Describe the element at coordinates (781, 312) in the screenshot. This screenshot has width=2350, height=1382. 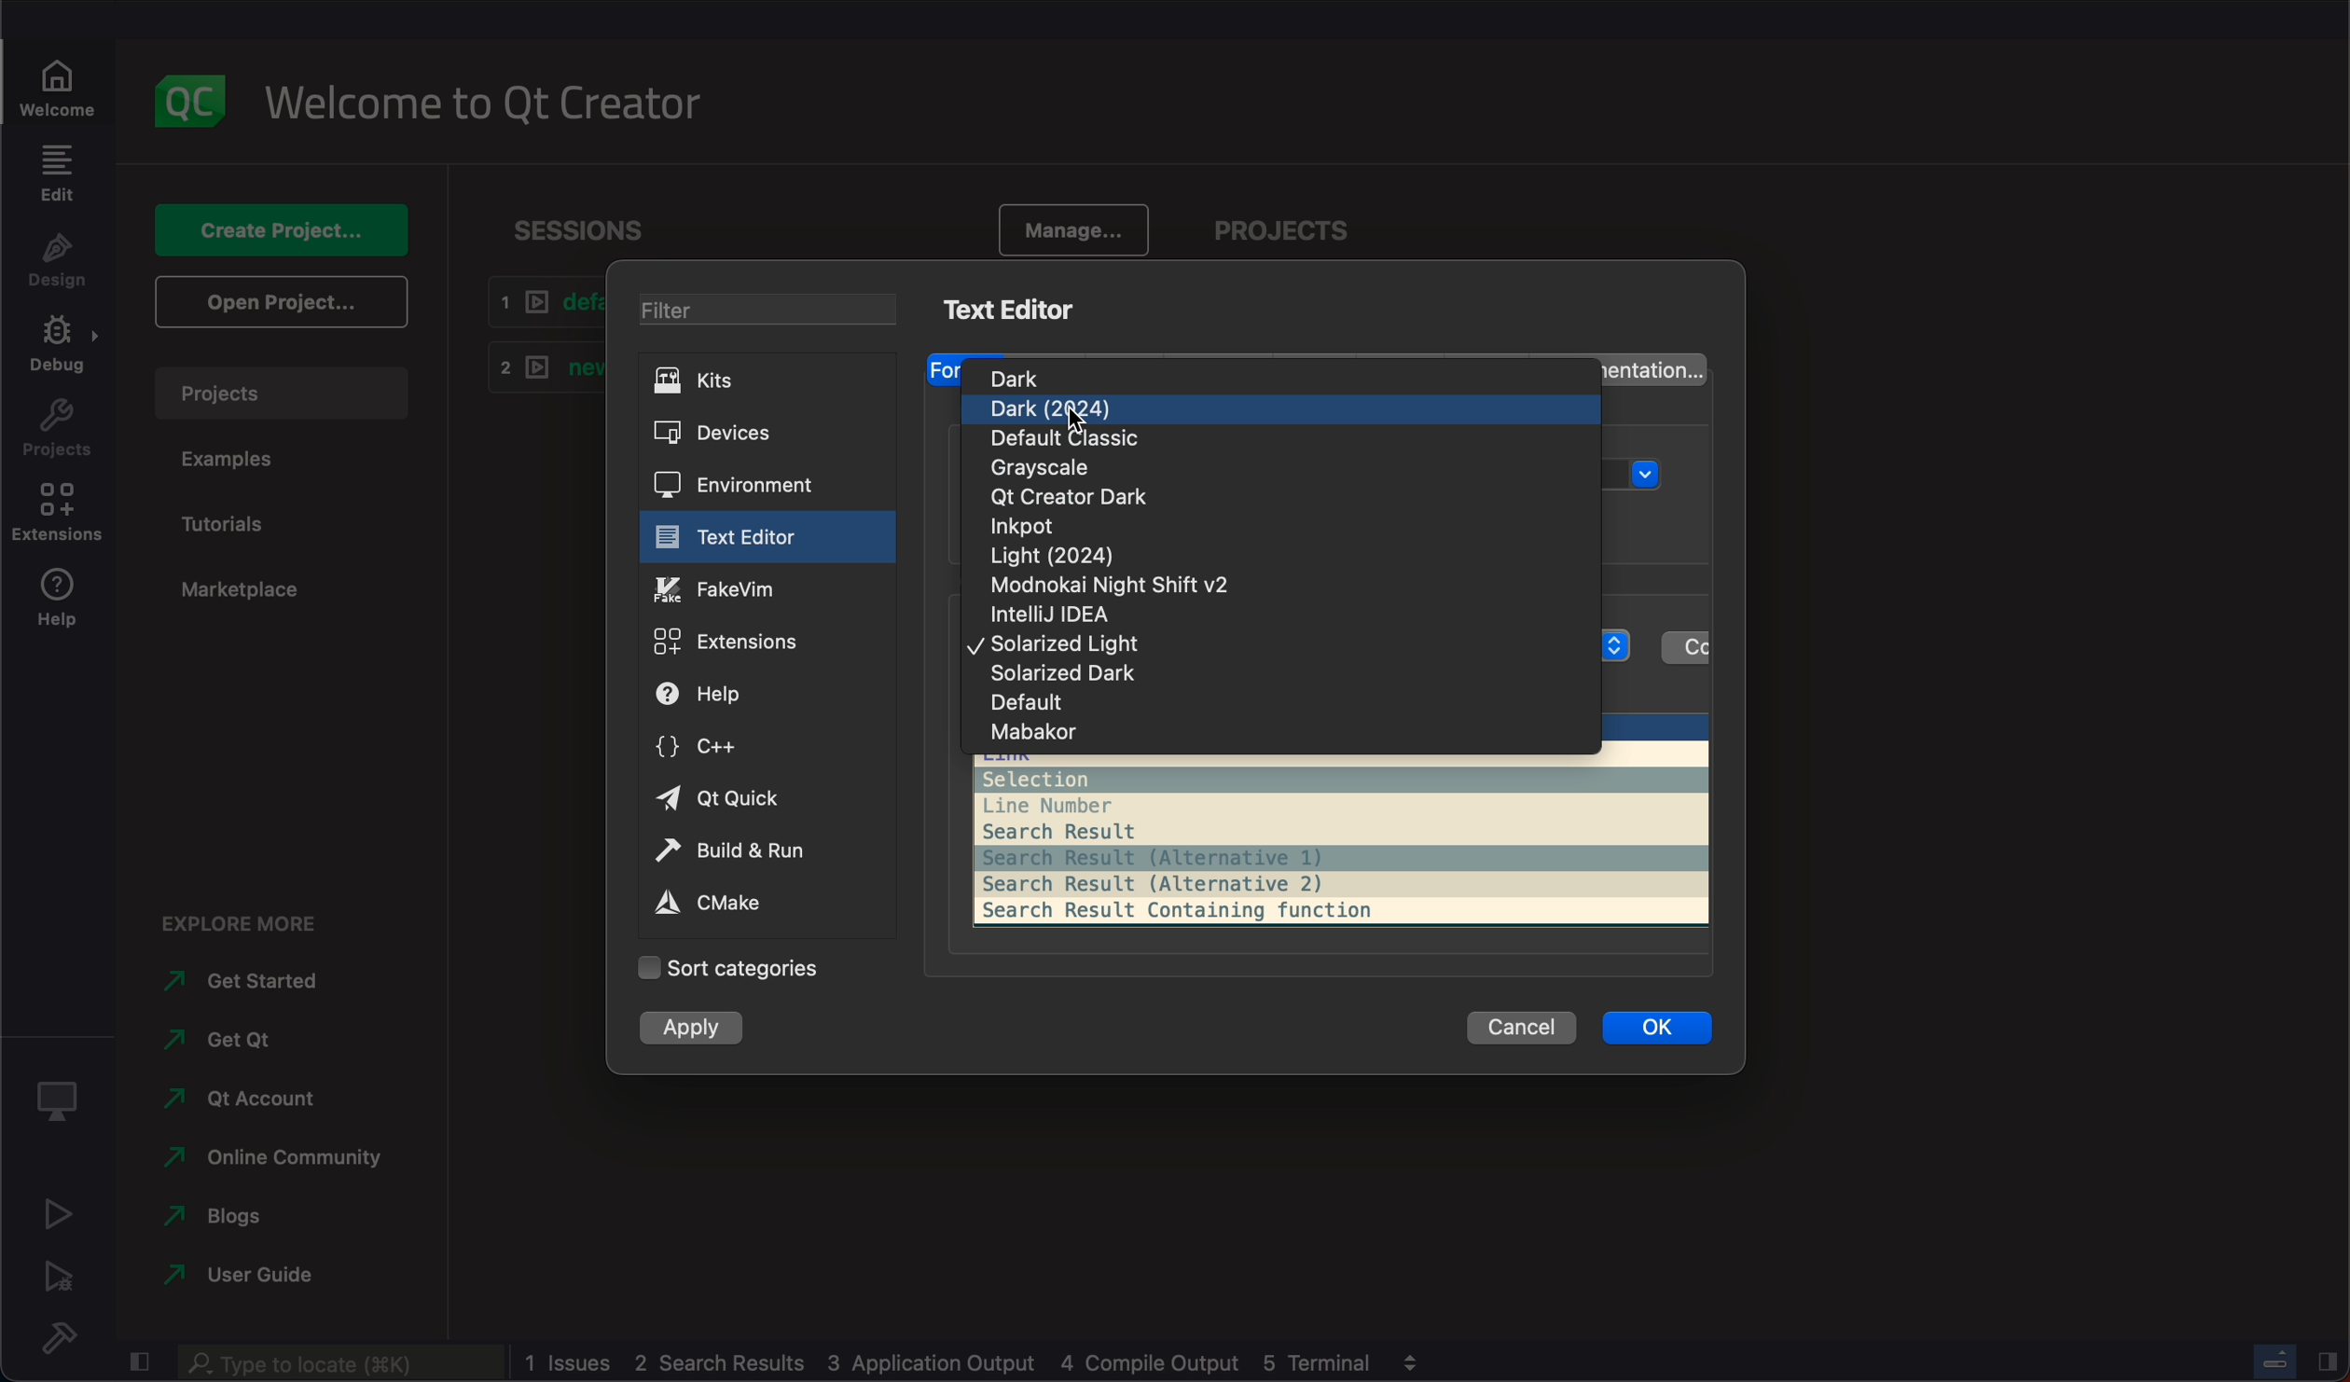
I see `filter` at that location.